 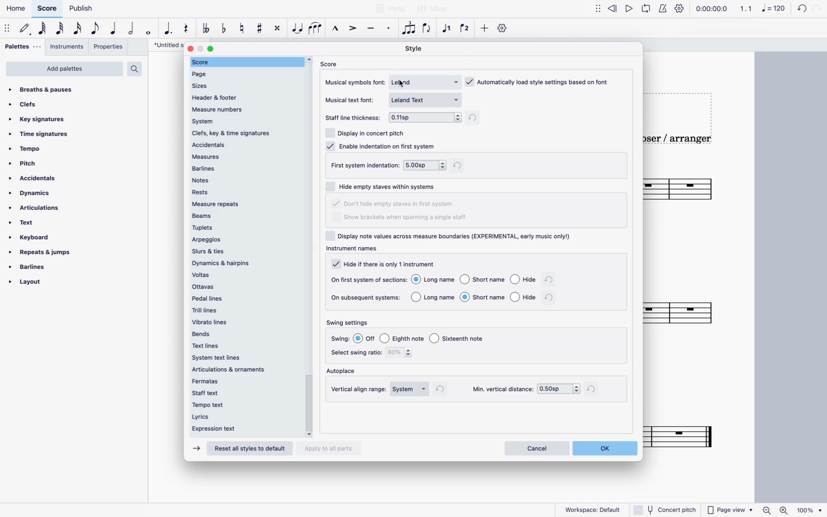 What do you see at coordinates (246, 333) in the screenshot?
I see `bends` at bounding box center [246, 333].